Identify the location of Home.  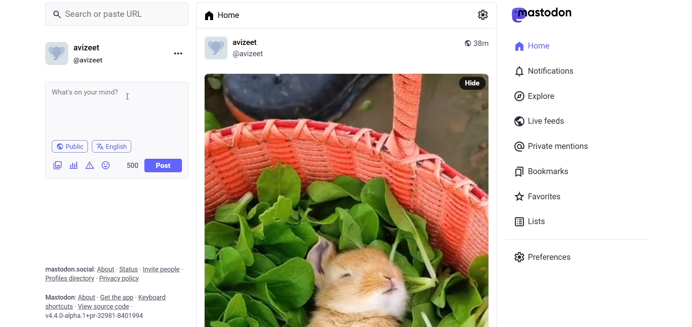
(534, 46).